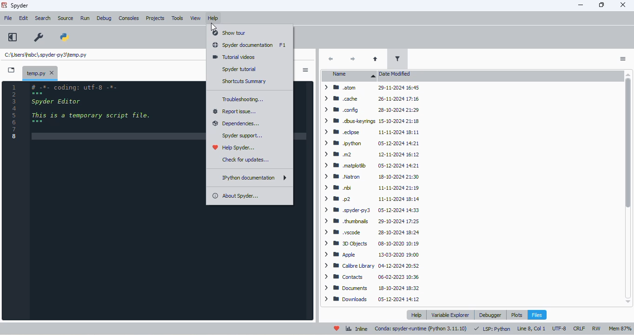 The width and height of the screenshot is (634, 335). Describe the element at coordinates (371, 121) in the screenshot. I see `> W dbuskeyrings 15-10-2024 21:18` at that location.